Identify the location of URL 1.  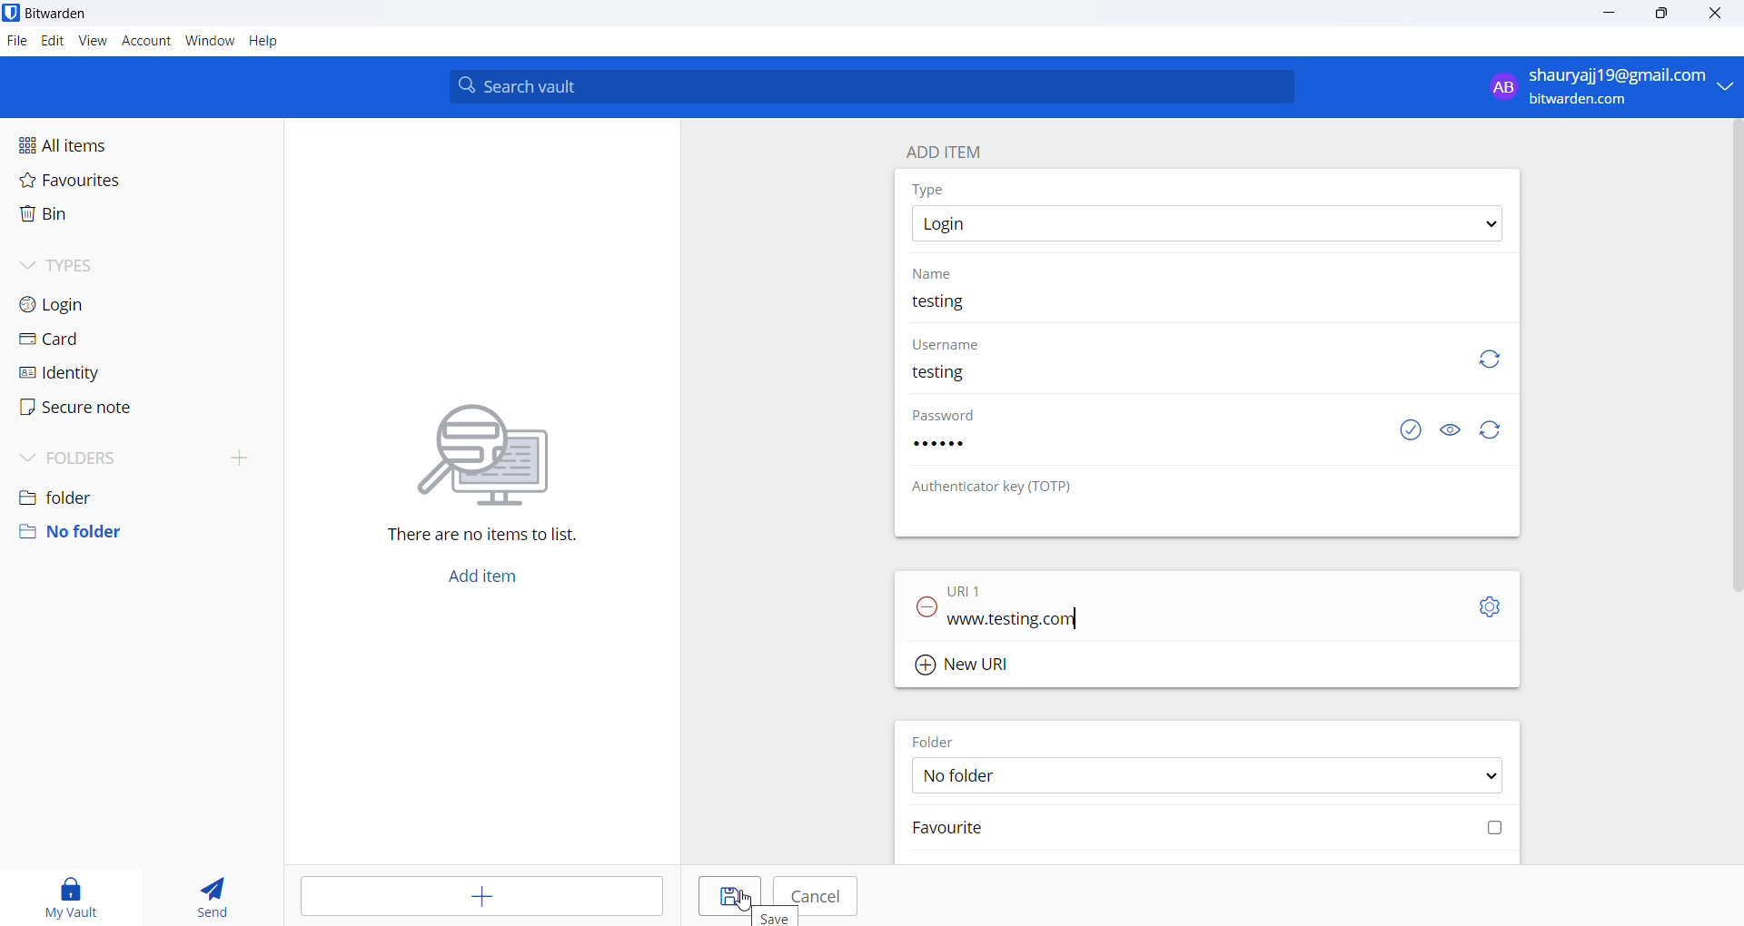
(997, 589).